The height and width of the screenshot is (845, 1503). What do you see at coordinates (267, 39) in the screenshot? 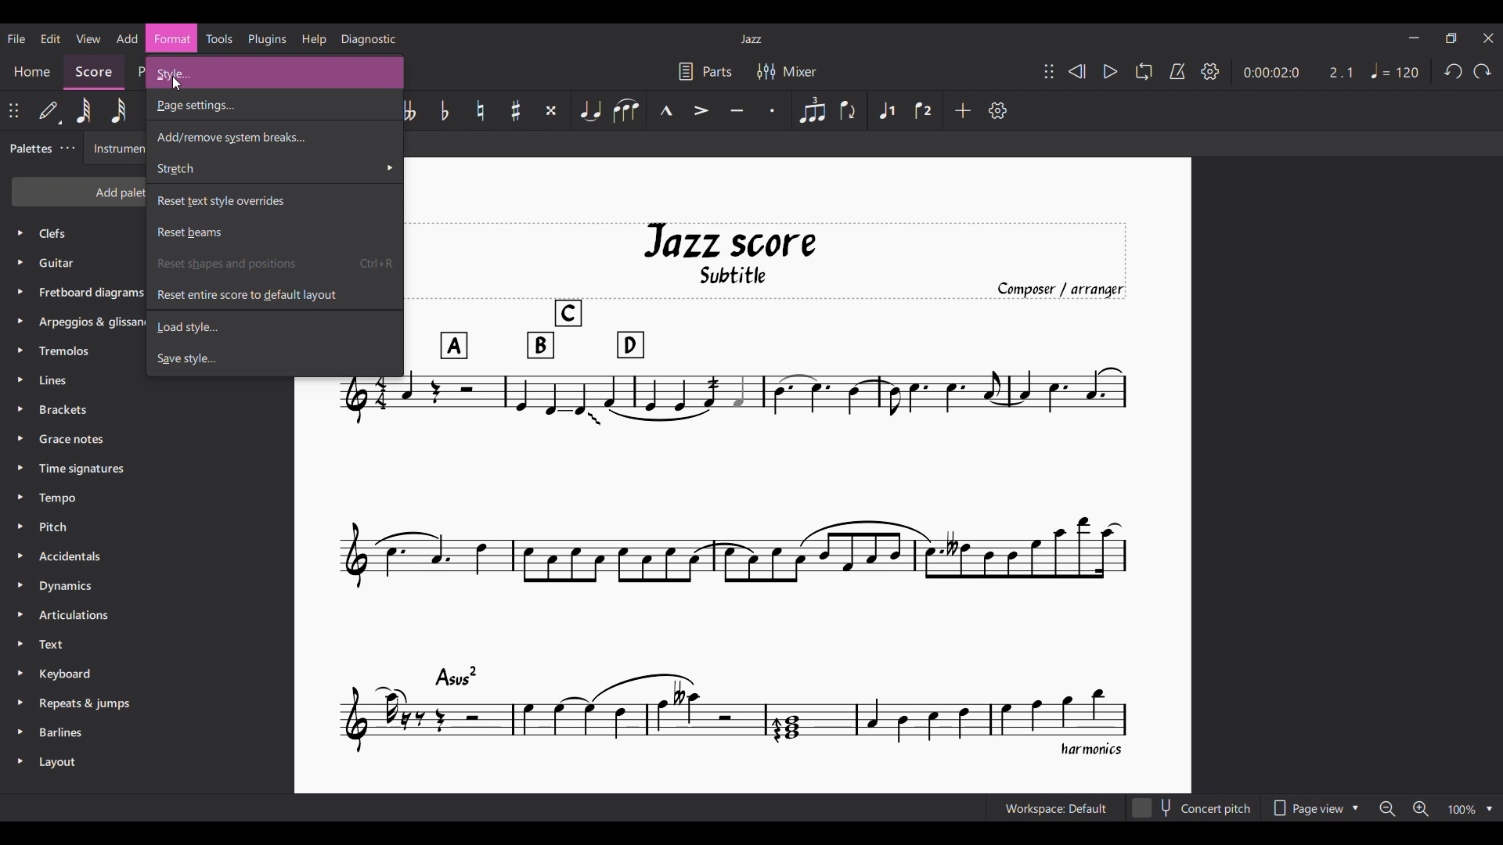
I see `Plugins menu` at bounding box center [267, 39].